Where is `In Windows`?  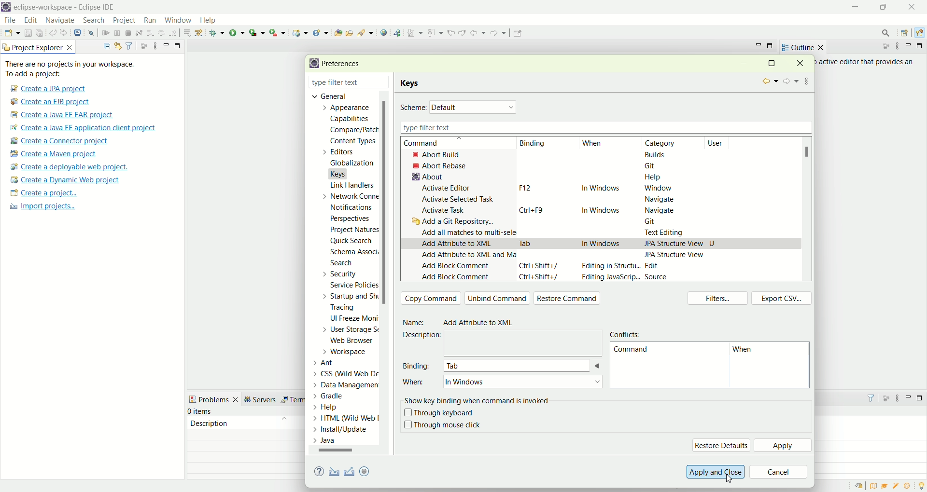
In Windows is located at coordinates (595, 244).